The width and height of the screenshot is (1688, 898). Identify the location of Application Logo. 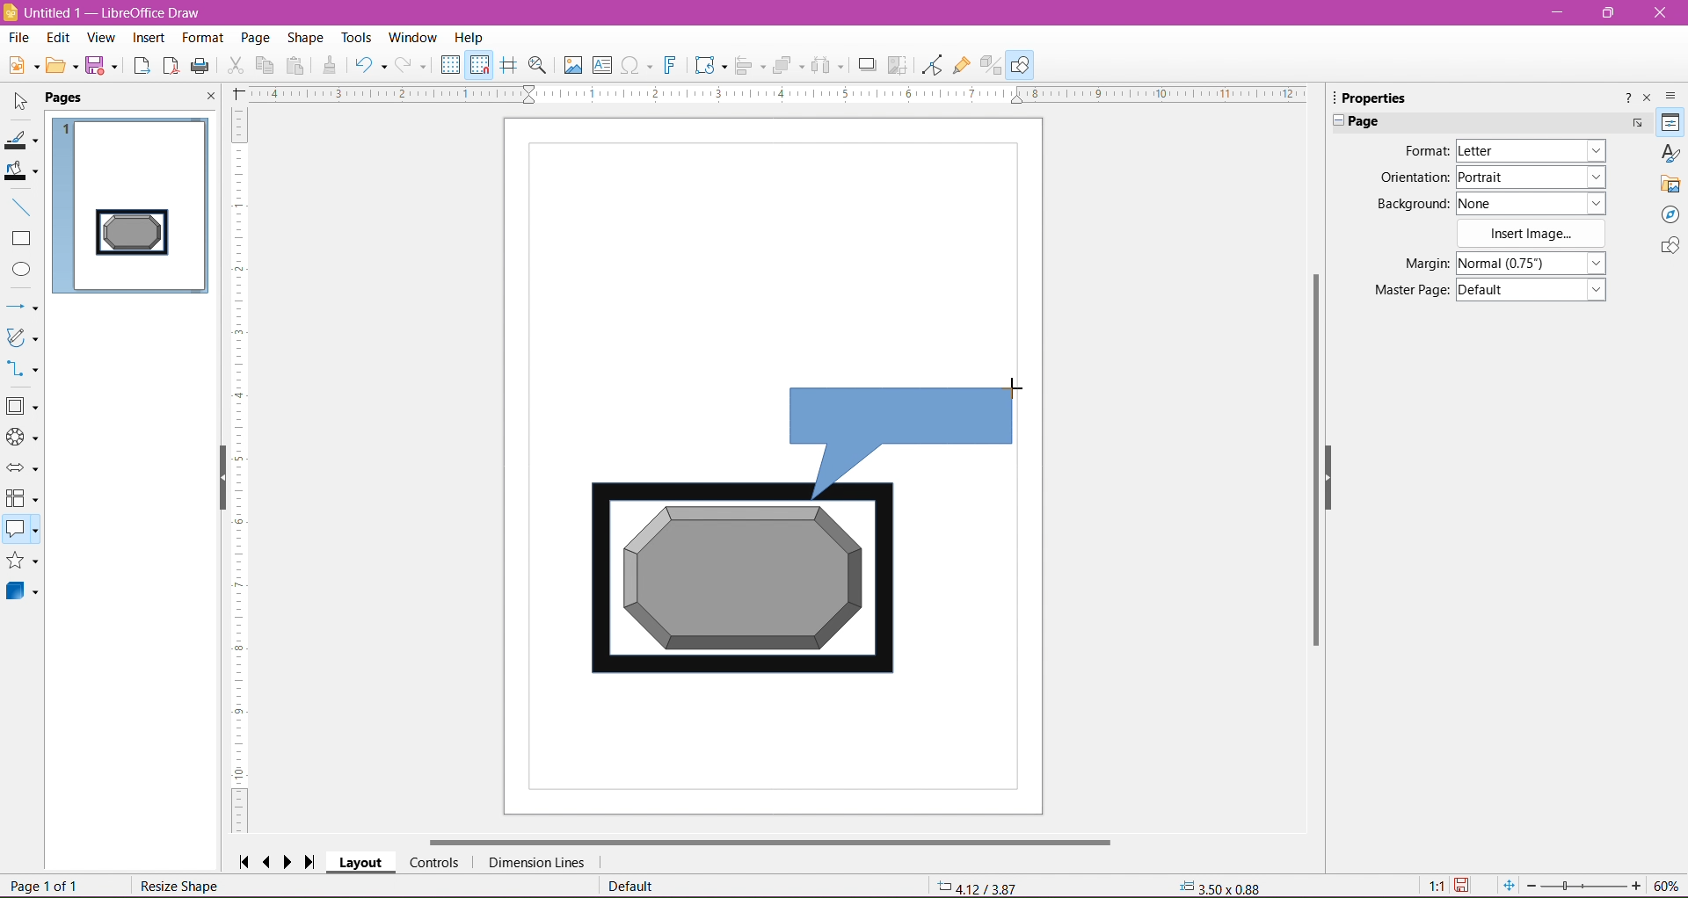
(11, 11).